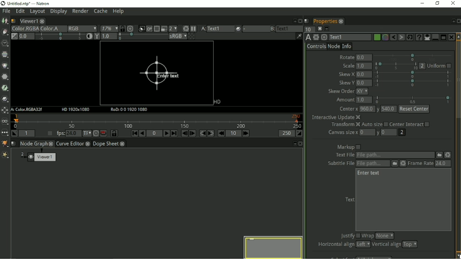 This screenshot has width=461, height=259. Describe the element at coordinates (130, 110) in the screenshot. I see `RoD` at that location.